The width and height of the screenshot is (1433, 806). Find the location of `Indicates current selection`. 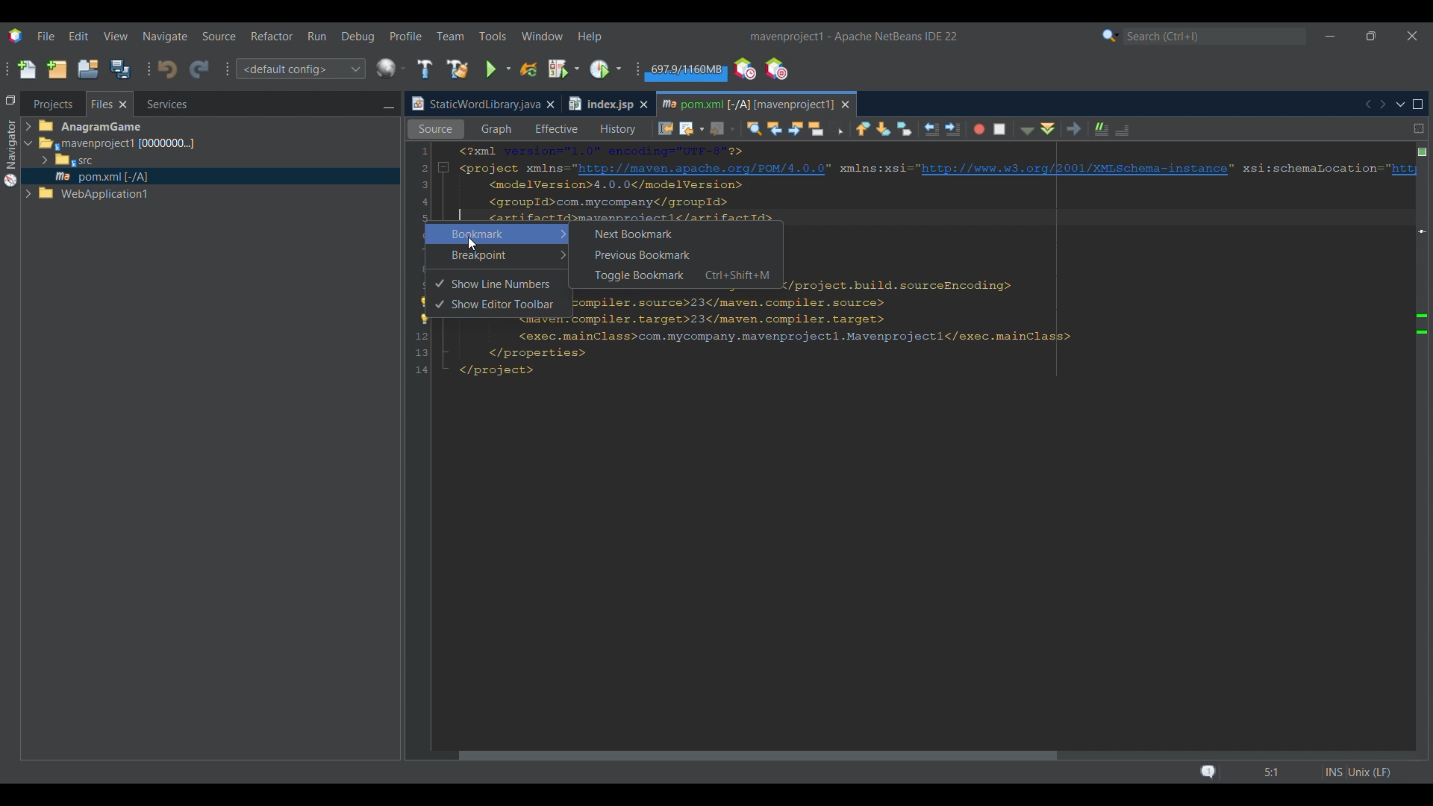

Indicates current selection is located at coordinates (439, 294).